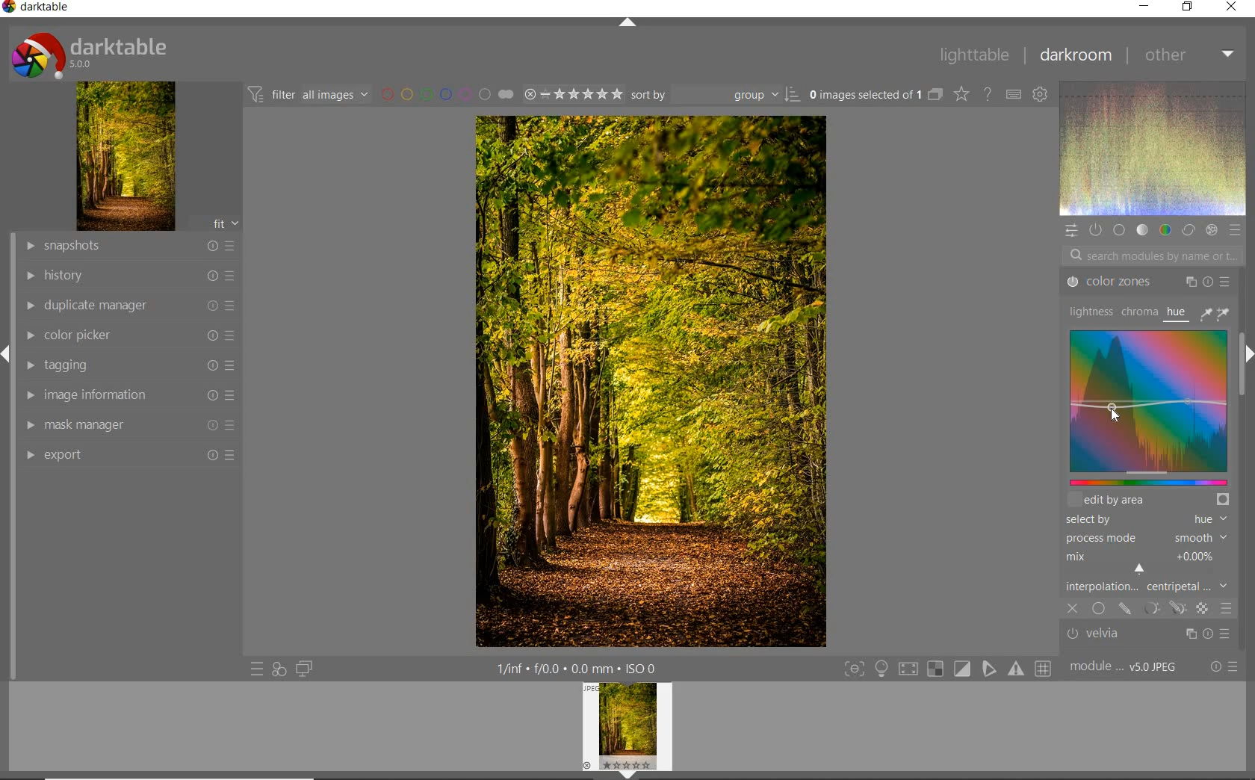  What do you see at coordinates (1218, 312) in the screenshot?
I see `color picker tools` at bounding box center [1218, 312].